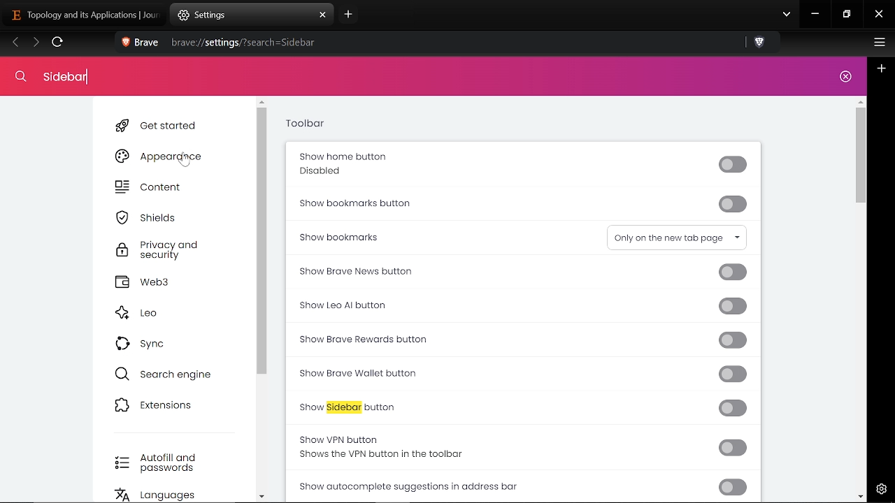  Describe the element at coordinates (162, 405) in the screenshot. I see `Extensions` at that location.